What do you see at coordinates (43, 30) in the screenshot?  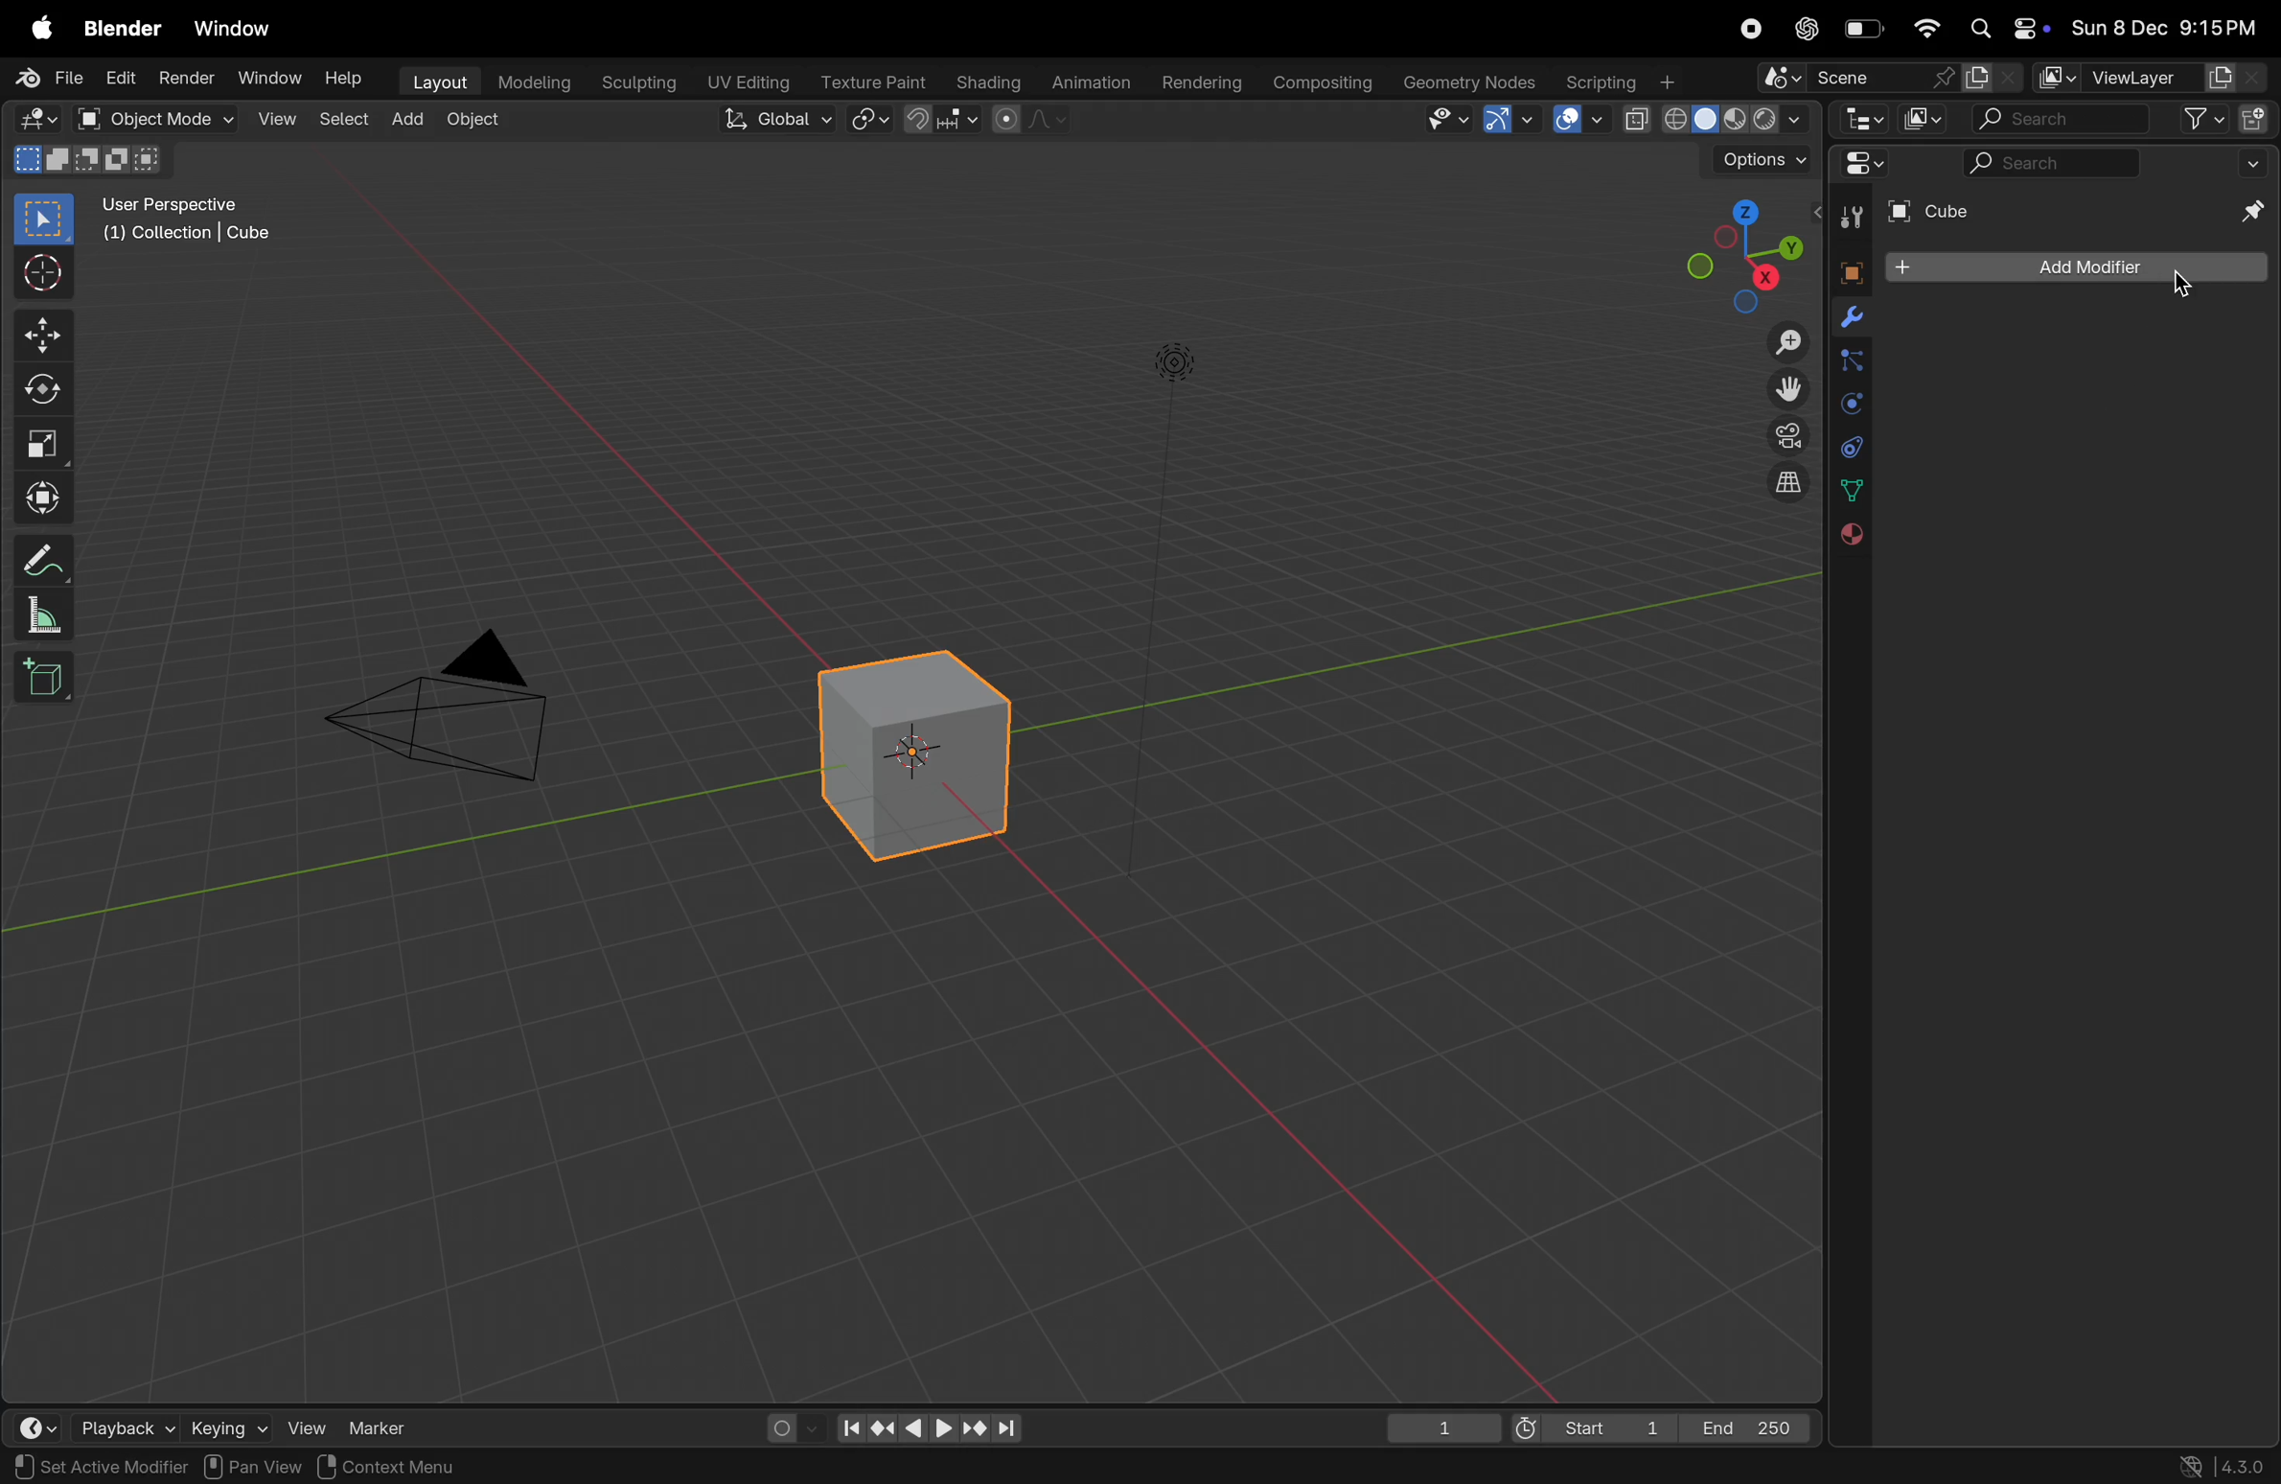 I see `apple menu` at bounding box center [43, 30].